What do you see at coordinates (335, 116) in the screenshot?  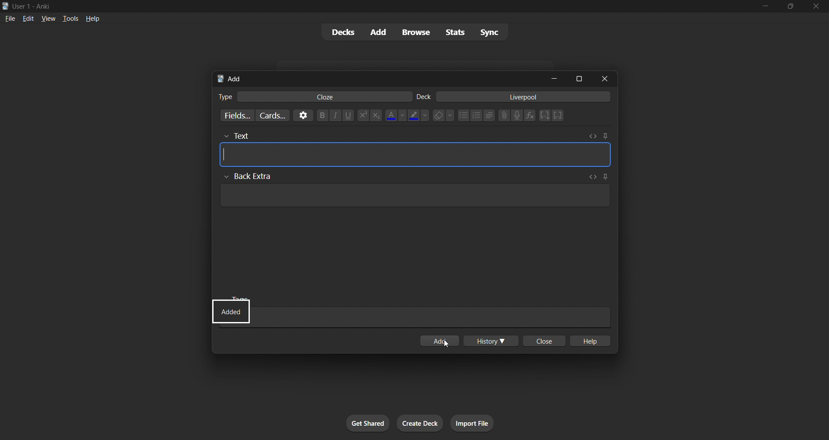 I see `italic` at bounding box center [335, 116].